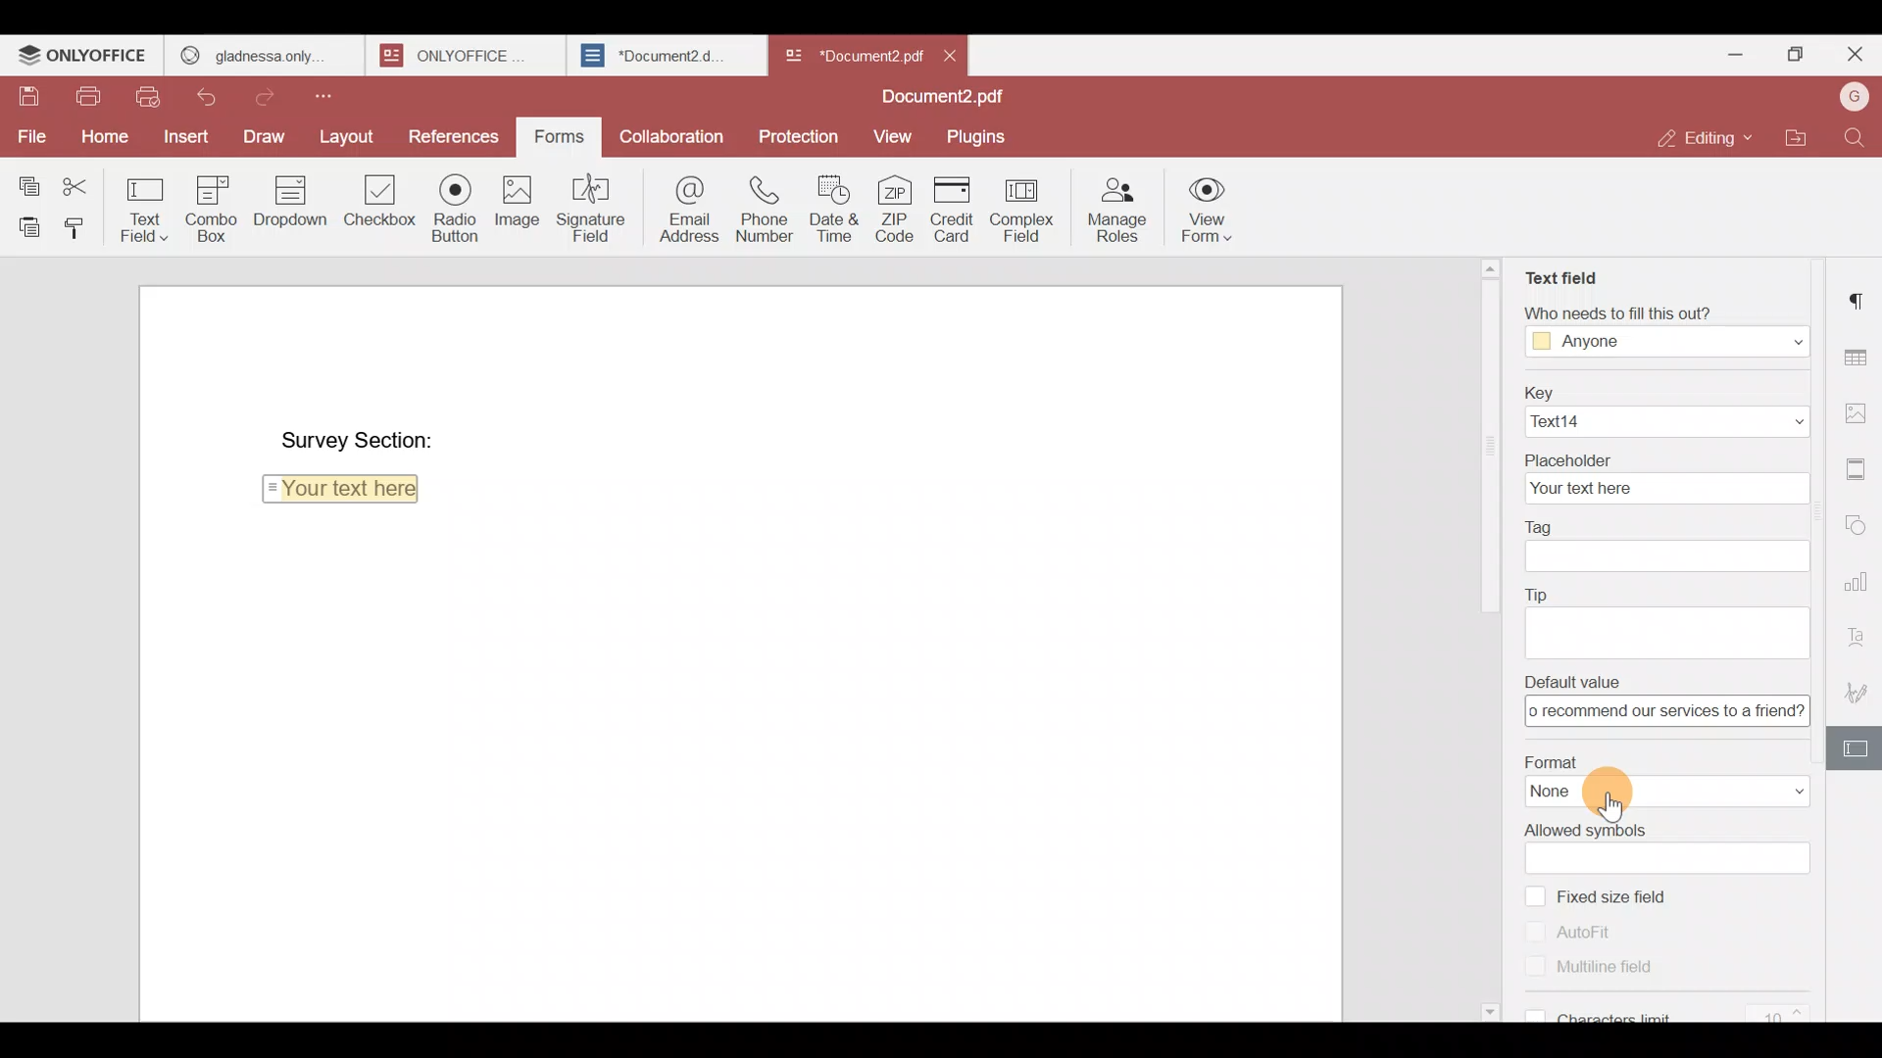 This screenshot has height=1058, width=1882. What do you see at coordinates (30, 136) in the screenshot?
I see `File` at bounding box center [30, 136].